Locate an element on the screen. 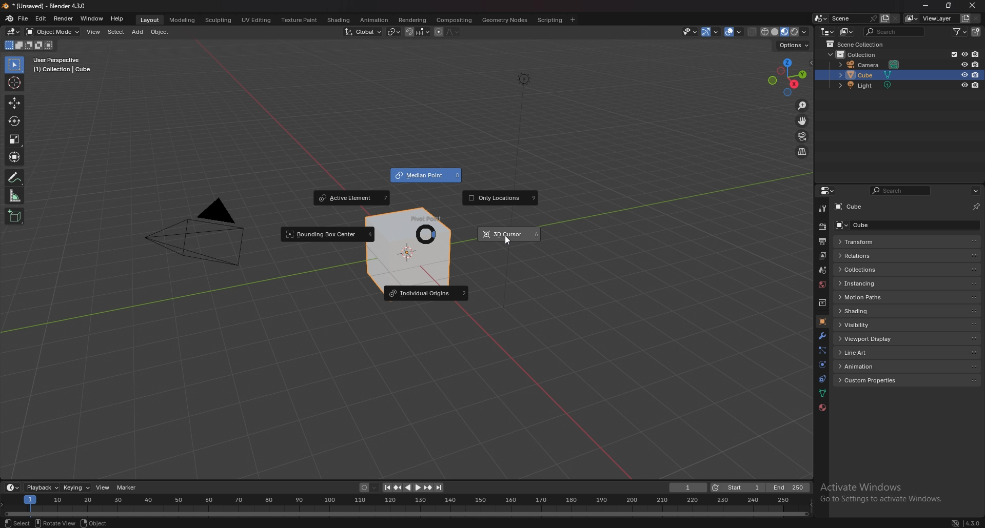  line art is located at coordinates (871, 353).